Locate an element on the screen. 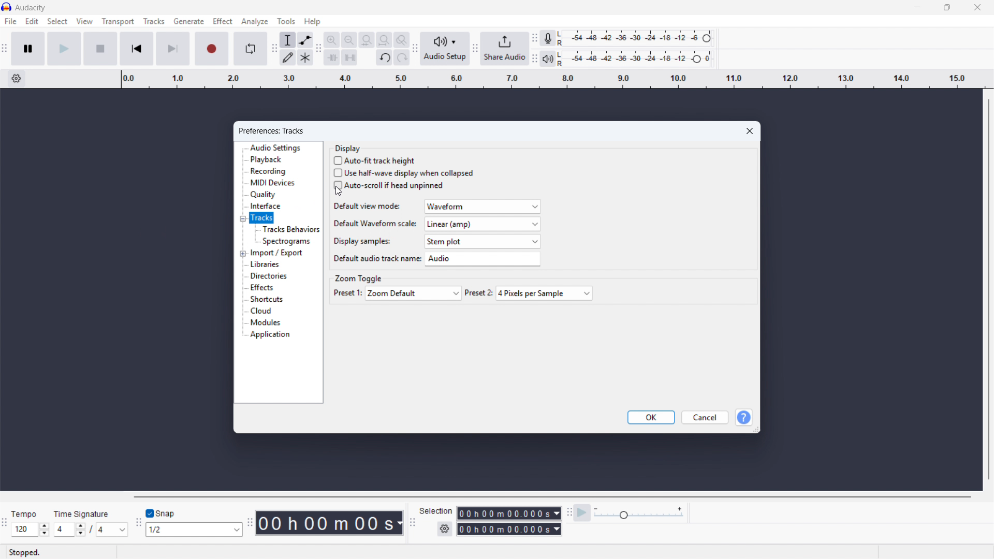 Image resolution: width=994 pixels, height=559 pixels. share audio is located at coordinates (505, 48).